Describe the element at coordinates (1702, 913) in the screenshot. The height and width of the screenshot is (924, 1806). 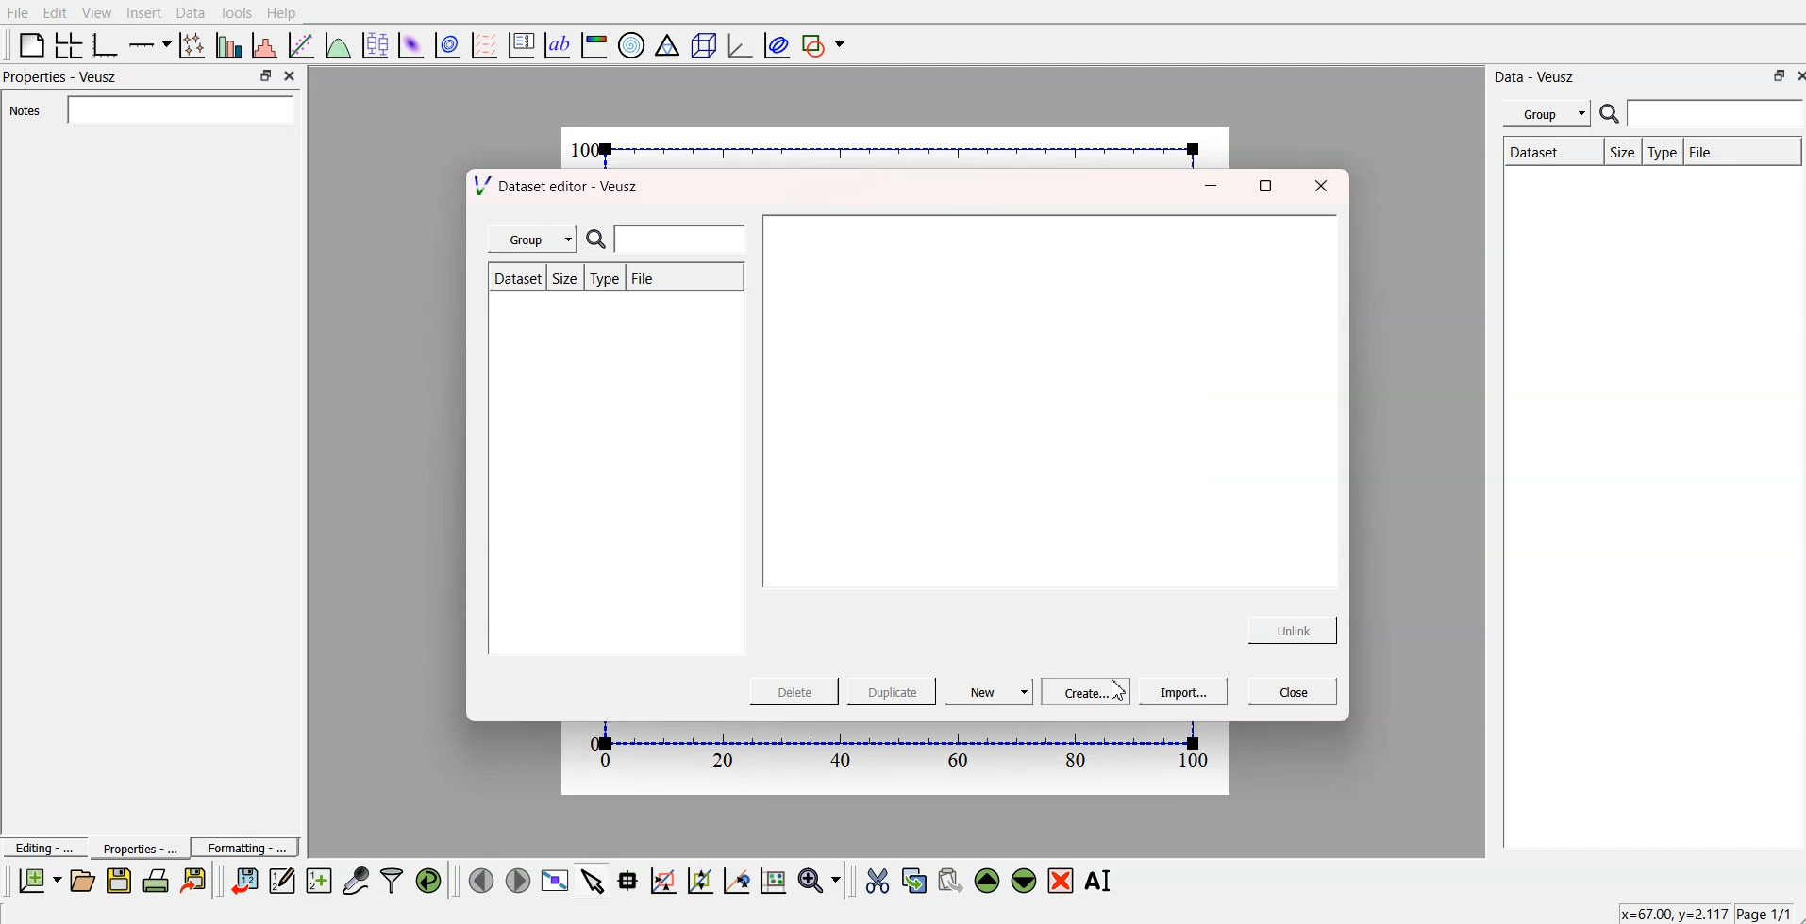
I see `x-67.00 y=2.117 Page 1/1` at that location.